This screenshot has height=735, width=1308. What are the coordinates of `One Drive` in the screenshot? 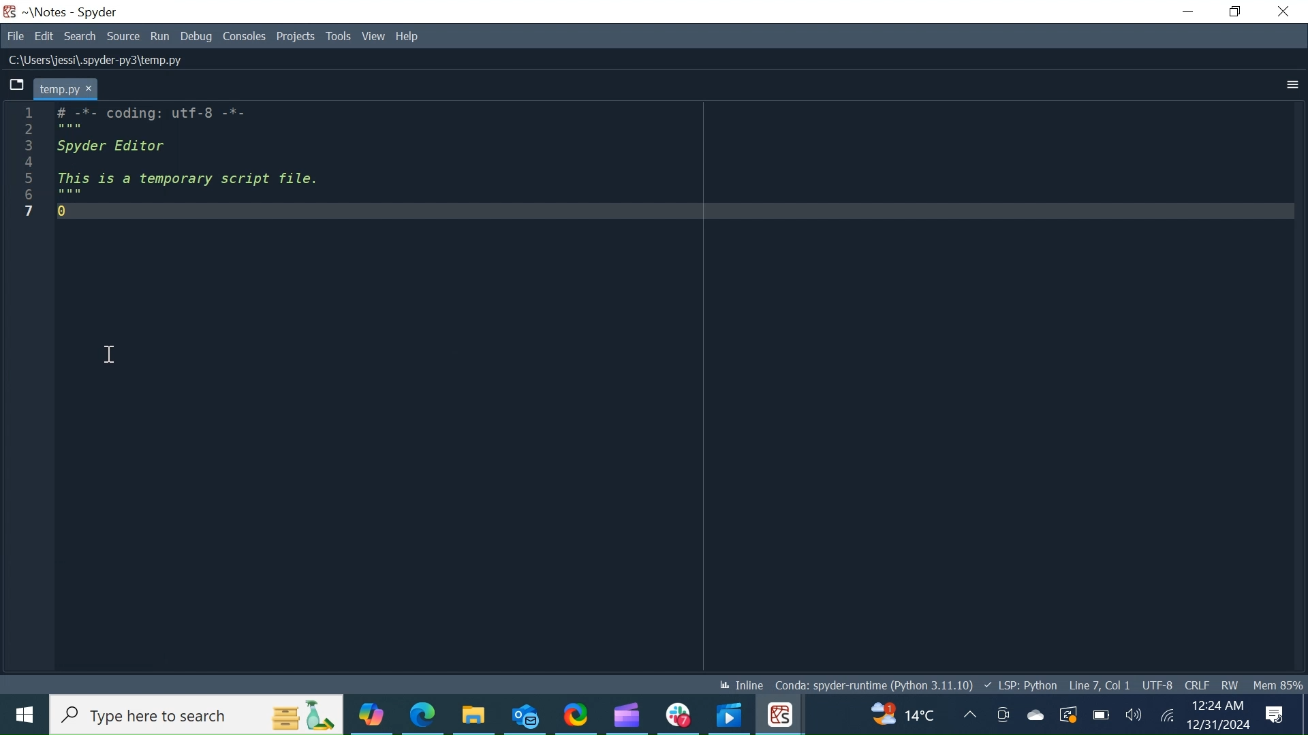 It's located at (1036, 714).